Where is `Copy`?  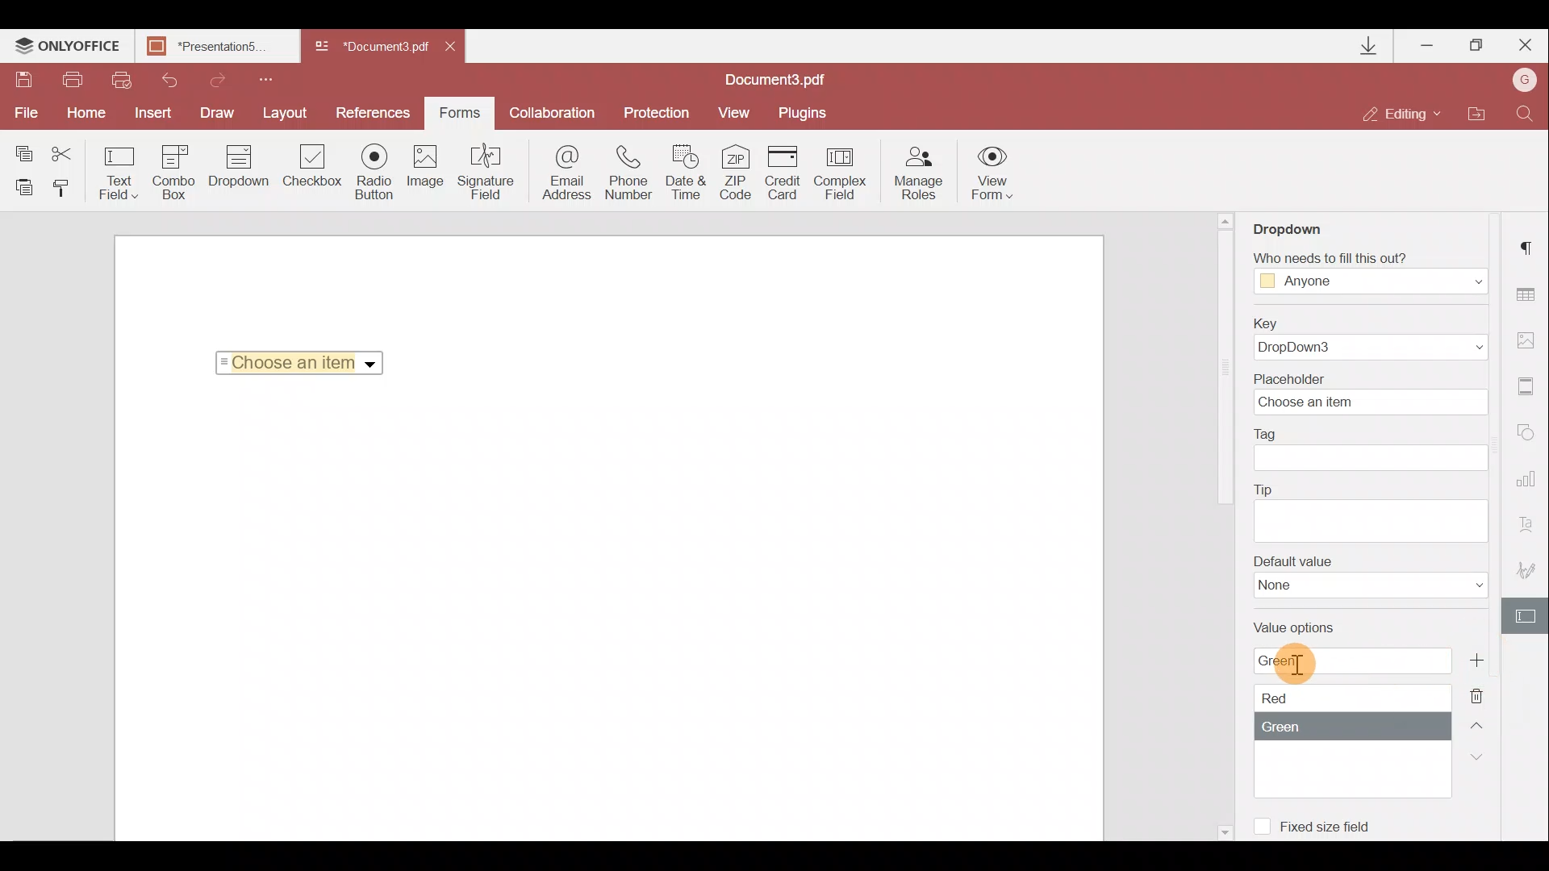
Copy is located at coordinates (19, 148).